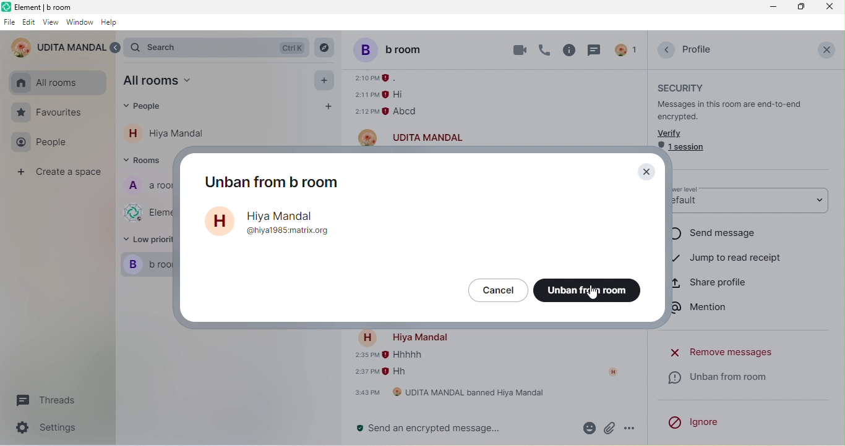 The width and height of the screenshot is (845, 446). Describe the element at coordinates (618, 372) in the screenshot. I see `account` at that location.